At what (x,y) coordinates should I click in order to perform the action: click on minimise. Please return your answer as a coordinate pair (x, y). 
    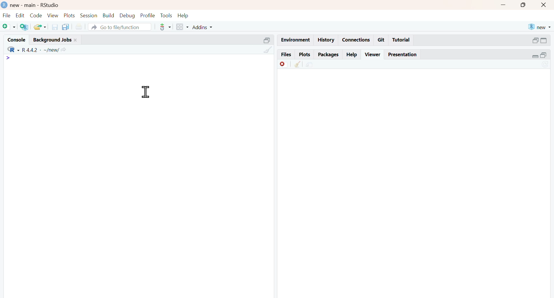
    Looking at the image, I should click on (504, 5).